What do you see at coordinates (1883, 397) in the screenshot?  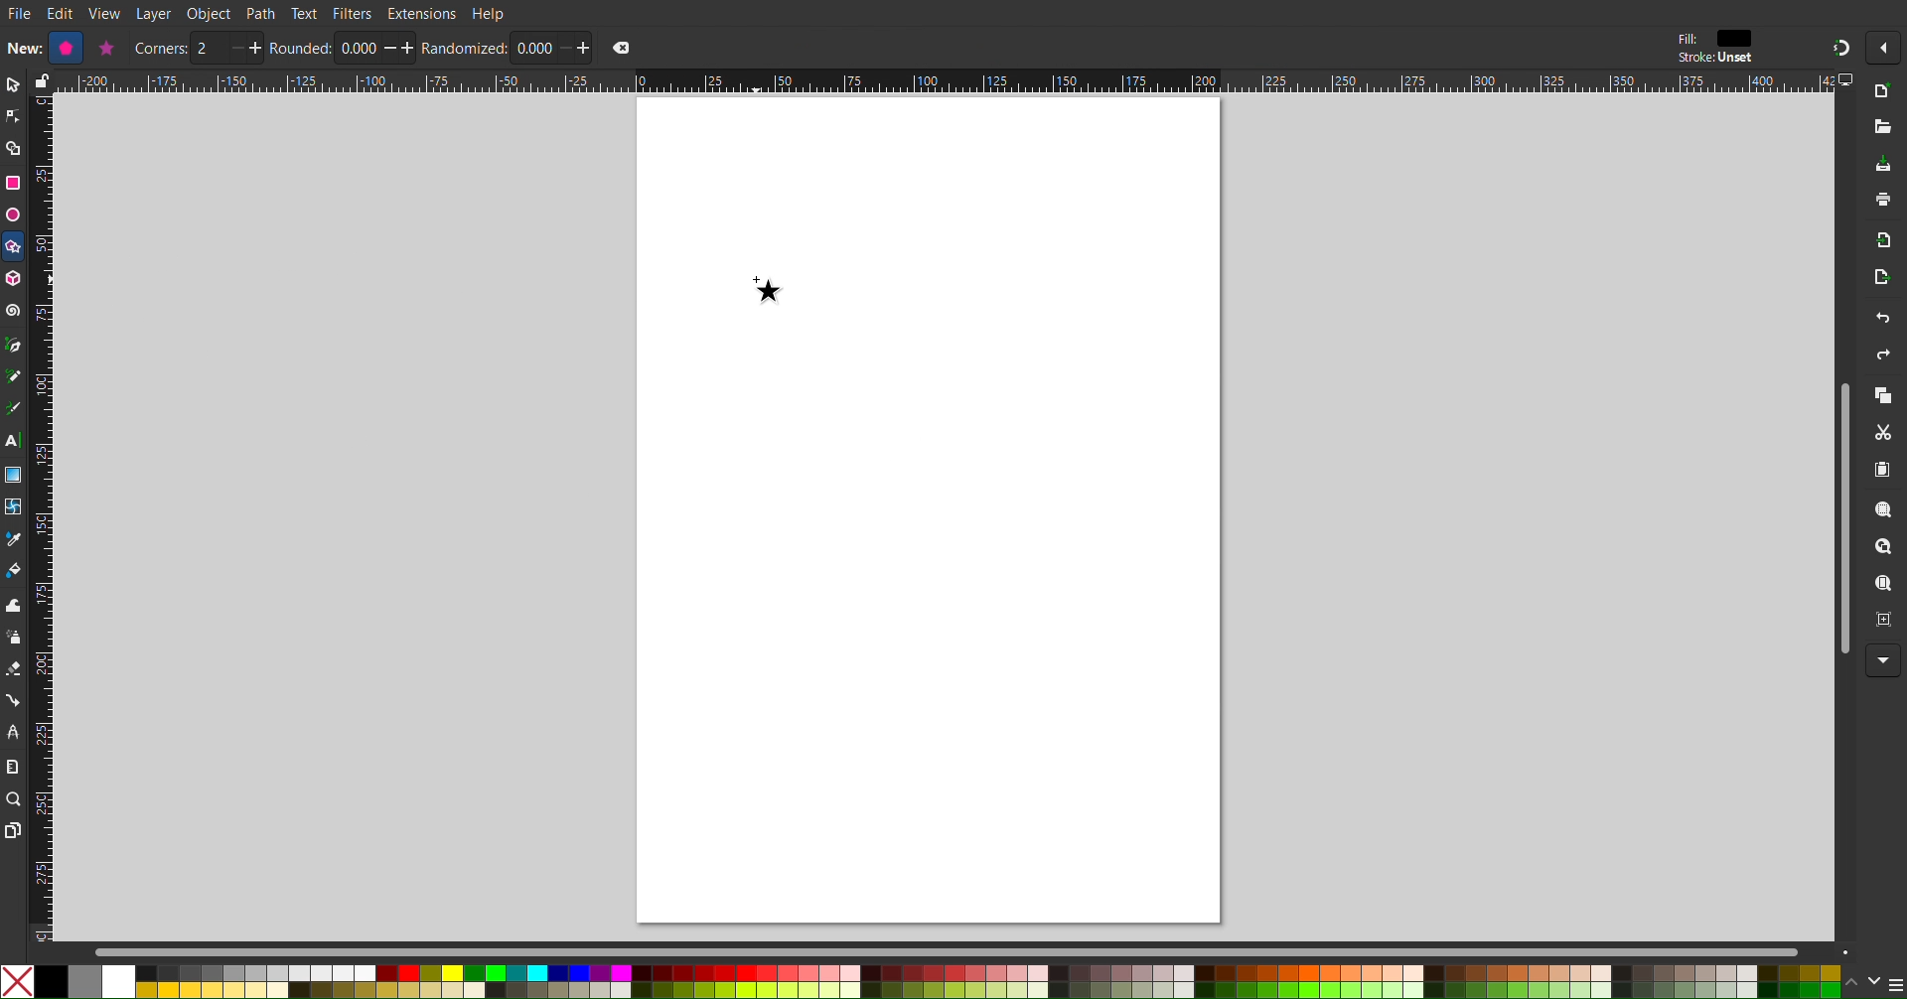 I see `Copy` at bounding box center [1883, 397].